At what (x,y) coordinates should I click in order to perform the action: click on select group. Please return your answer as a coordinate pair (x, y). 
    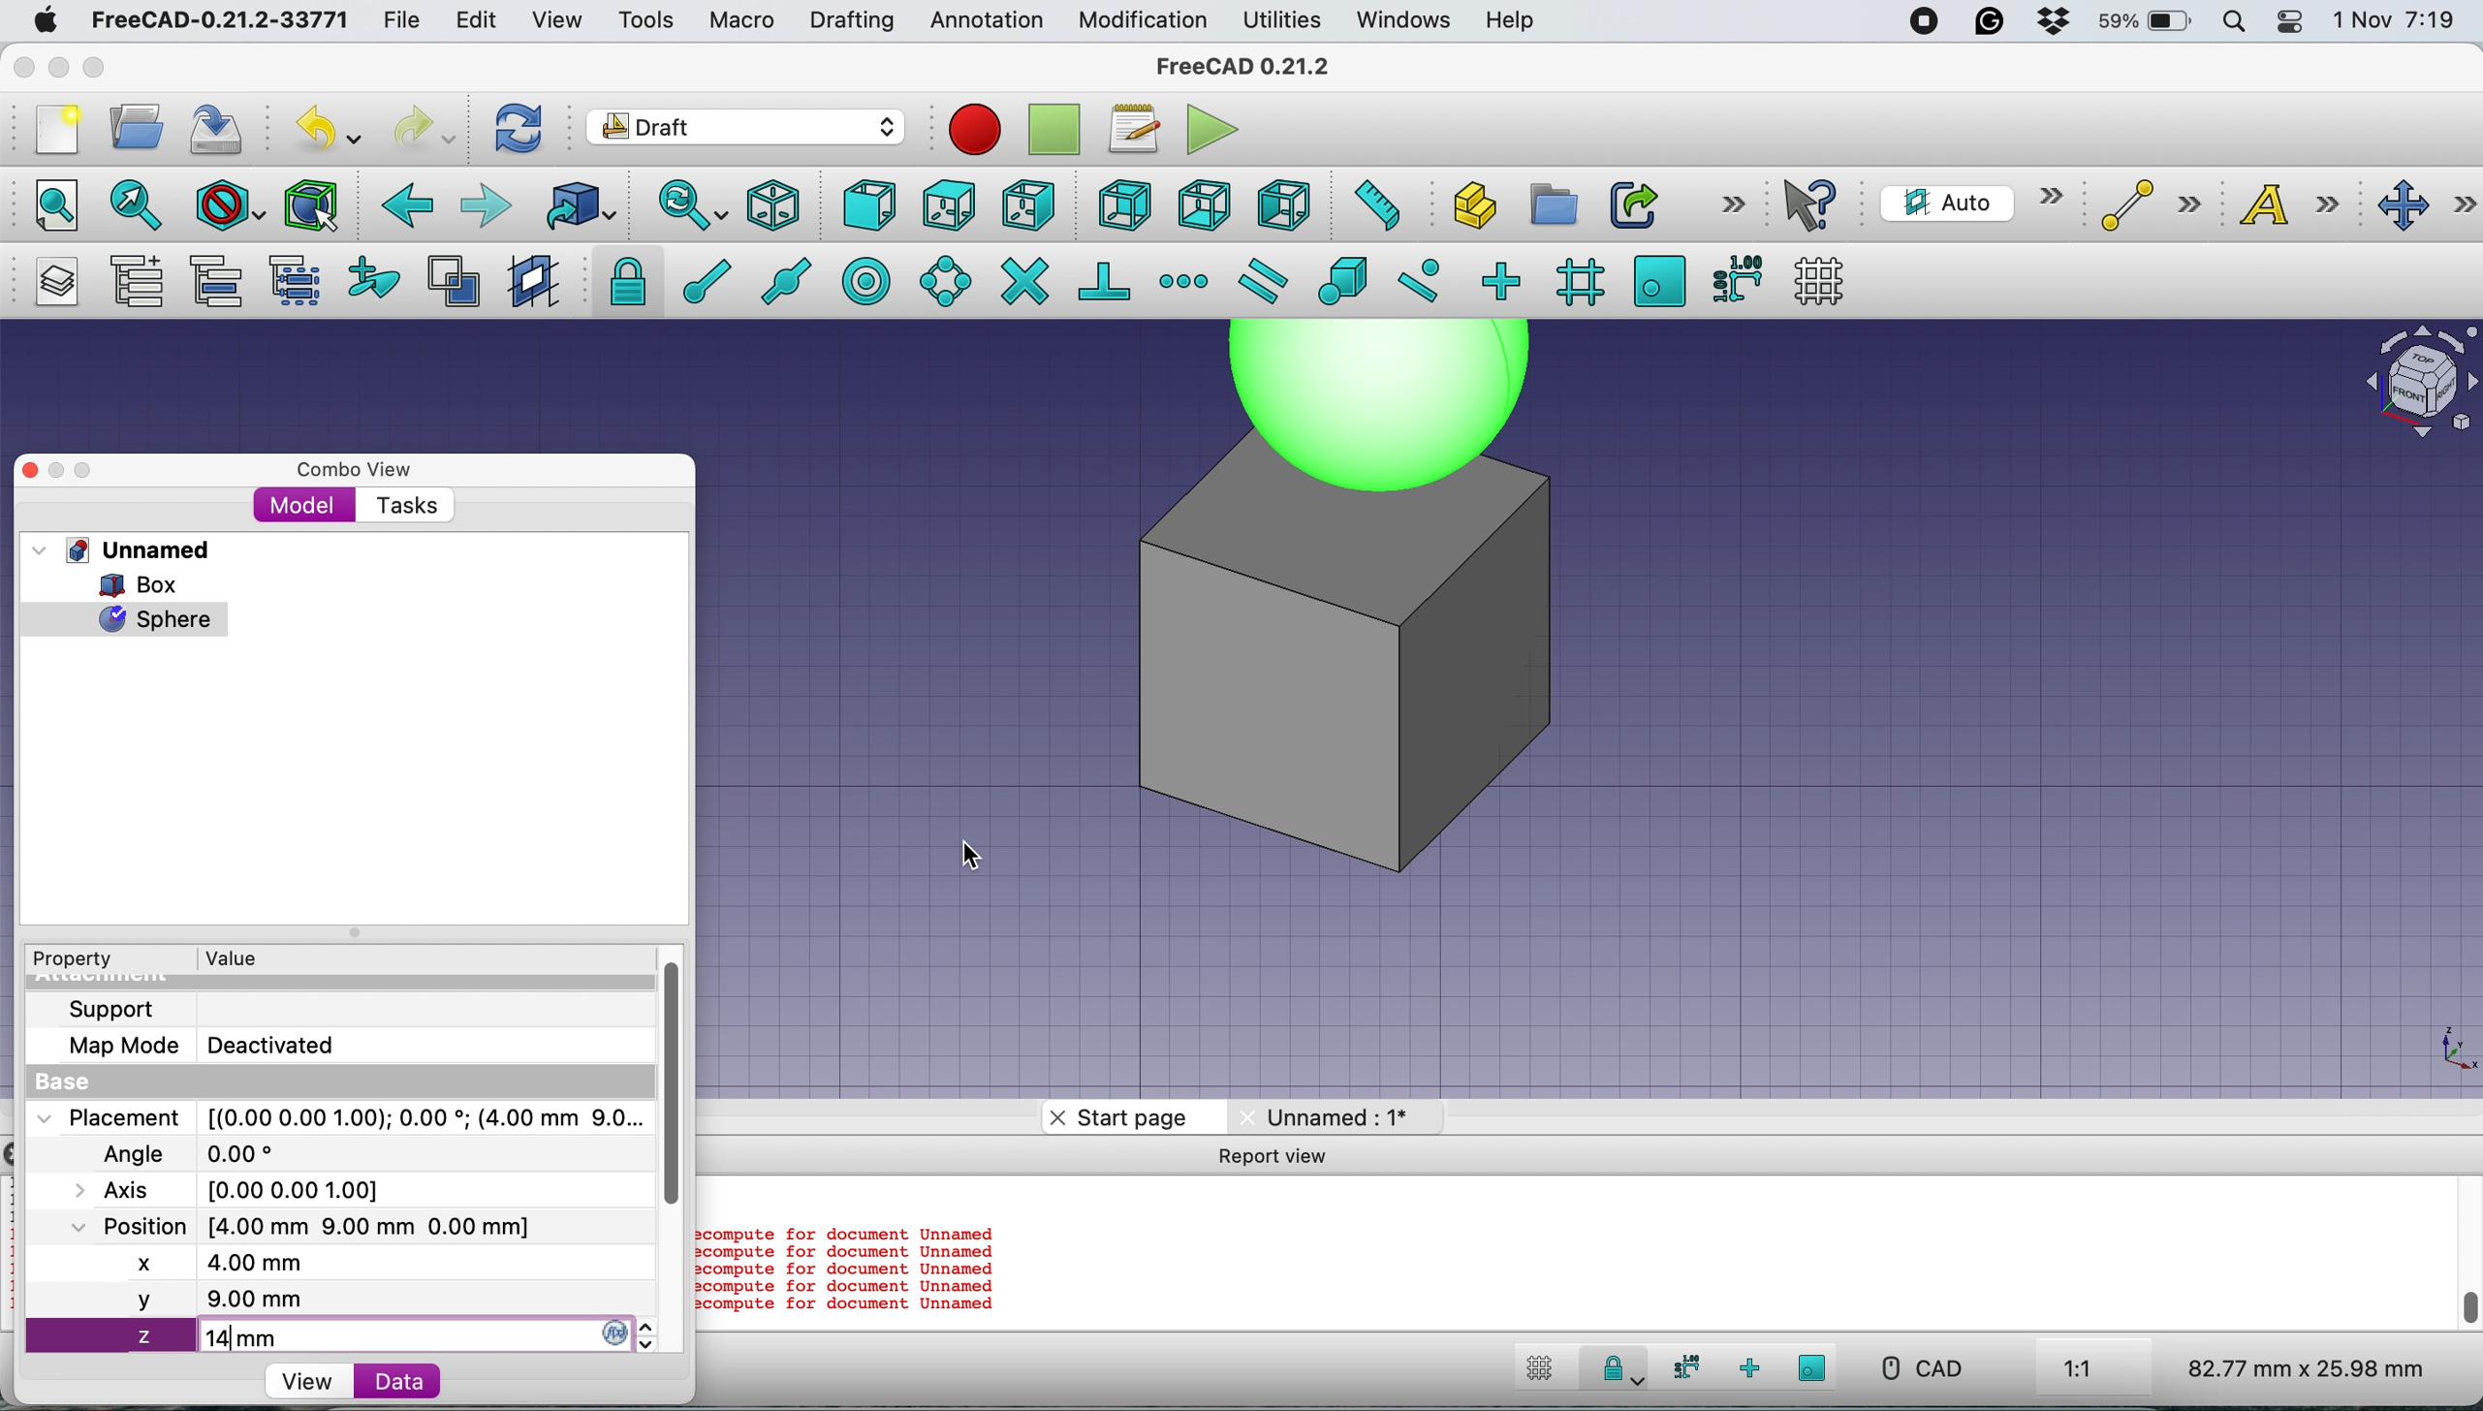
    Looking at the image, I should click on (294, 285).